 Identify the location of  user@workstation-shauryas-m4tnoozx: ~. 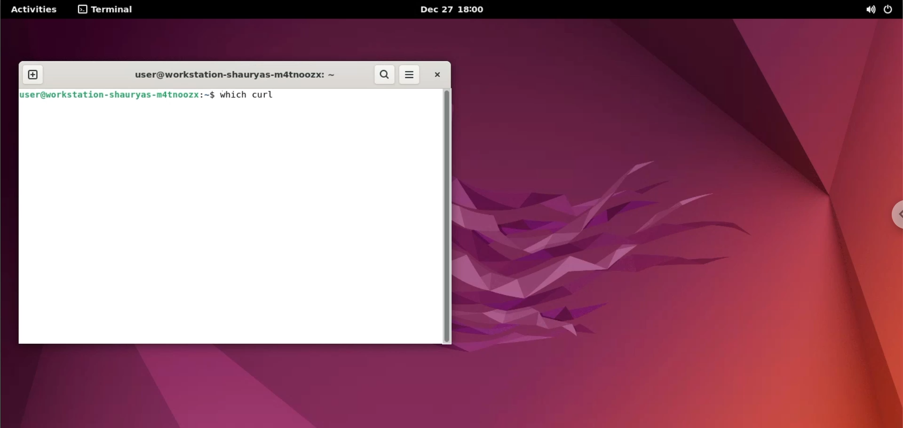
(227, 76).